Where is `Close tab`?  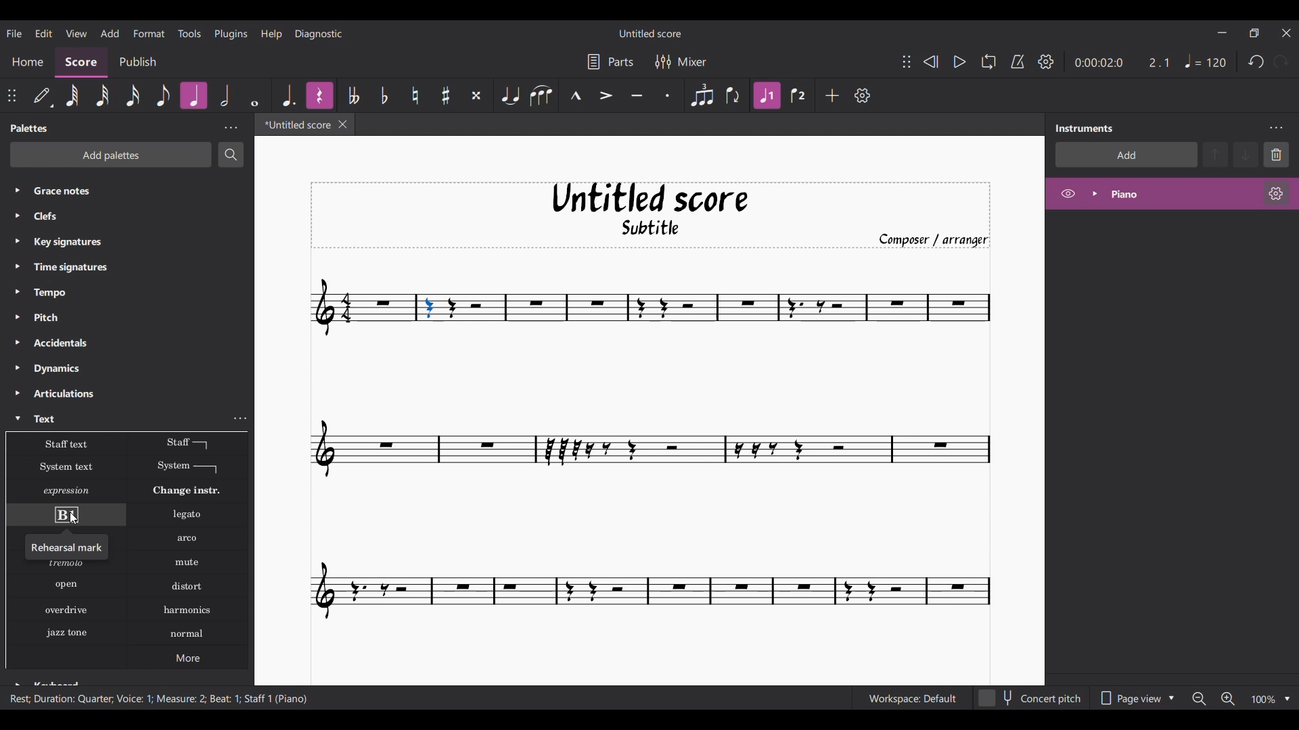 Close tab is located at coordinates (342, 124).